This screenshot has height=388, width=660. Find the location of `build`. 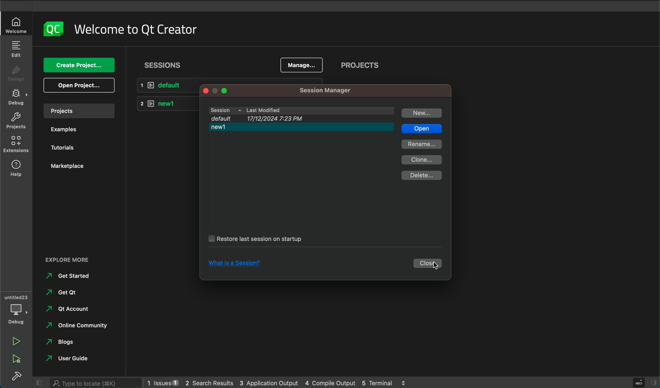

build is located at coordinates (16, 375).